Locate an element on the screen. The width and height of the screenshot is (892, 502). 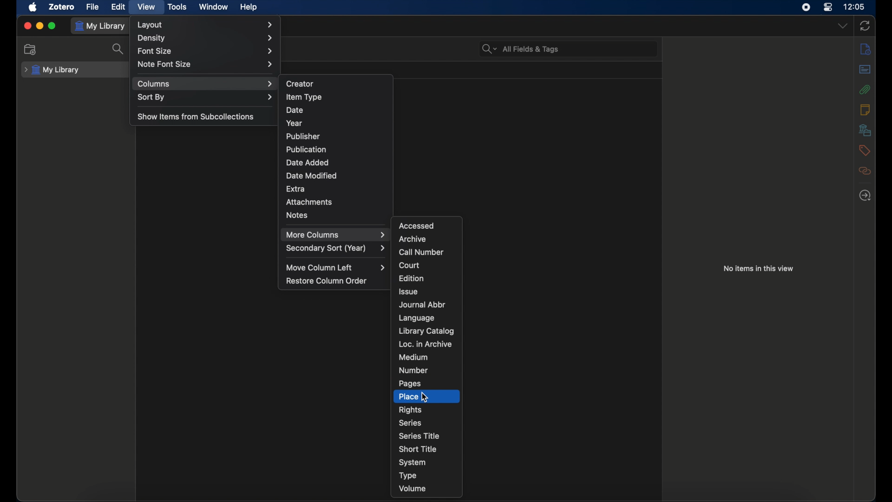
libraries is located at coordinates (866, 130).